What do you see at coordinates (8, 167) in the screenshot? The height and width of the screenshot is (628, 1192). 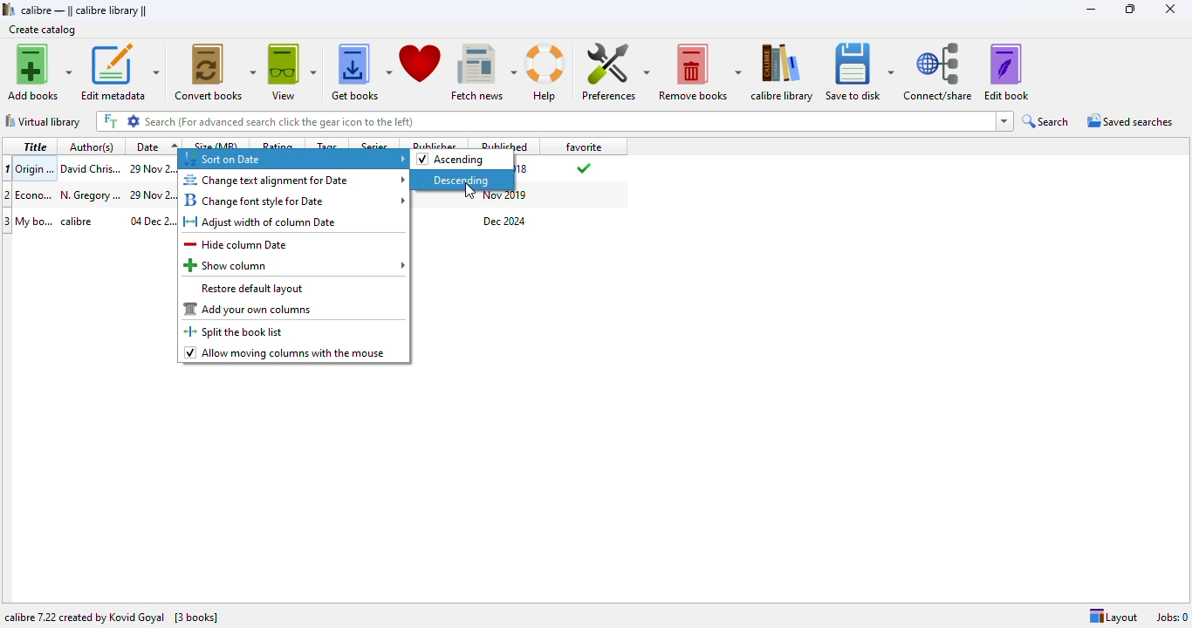 I see `1` at bounding box center [8, 167].